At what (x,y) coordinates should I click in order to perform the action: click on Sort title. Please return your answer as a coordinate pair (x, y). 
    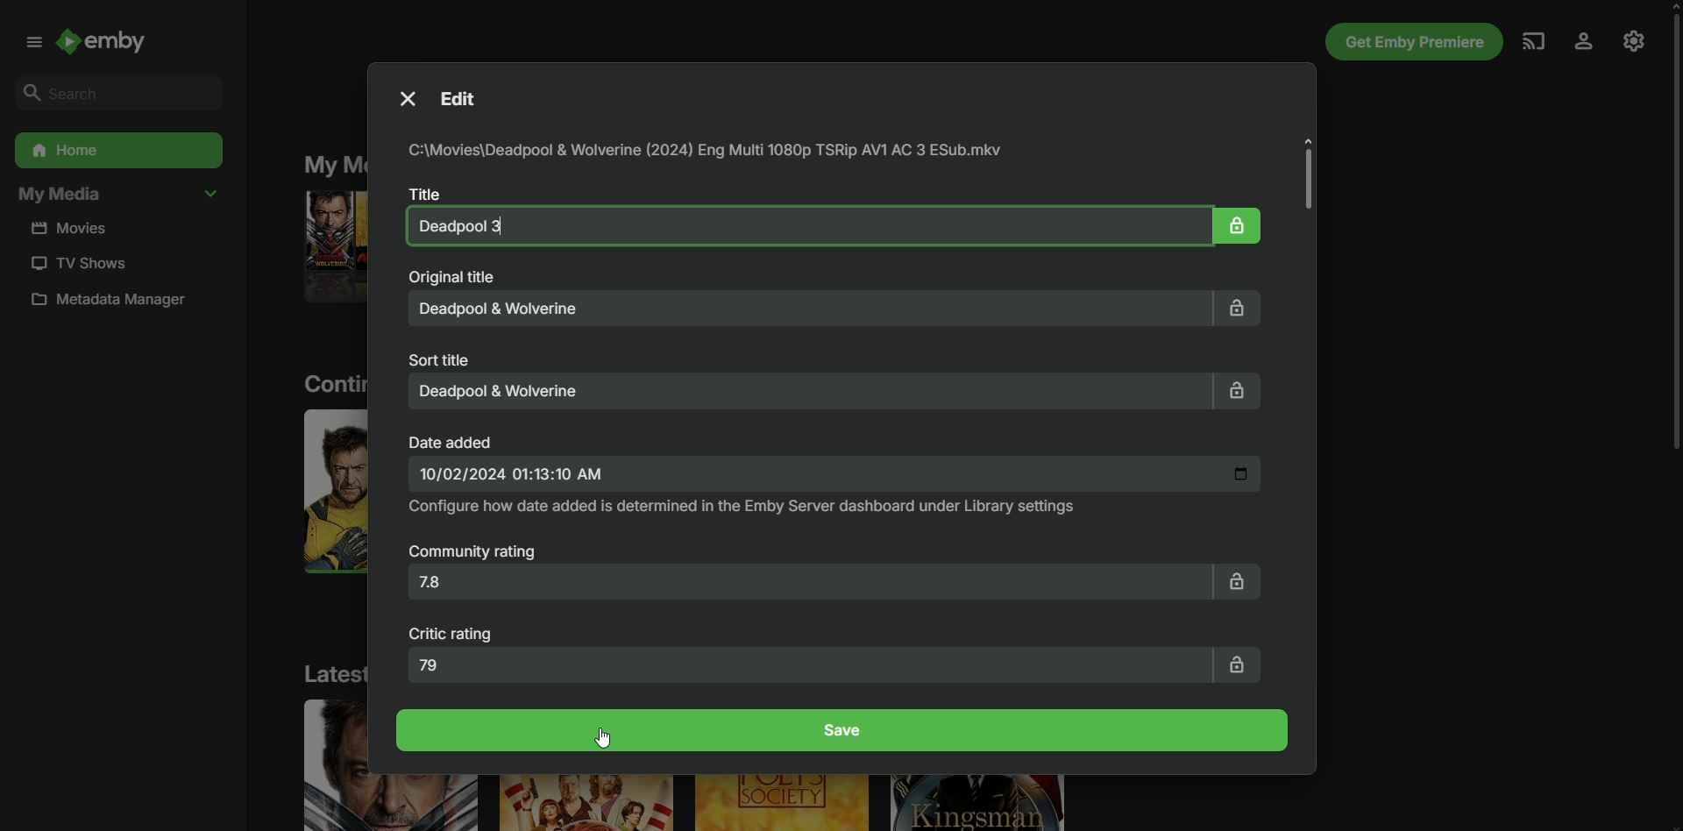
    Looking at the image, I should click on (443, 359).